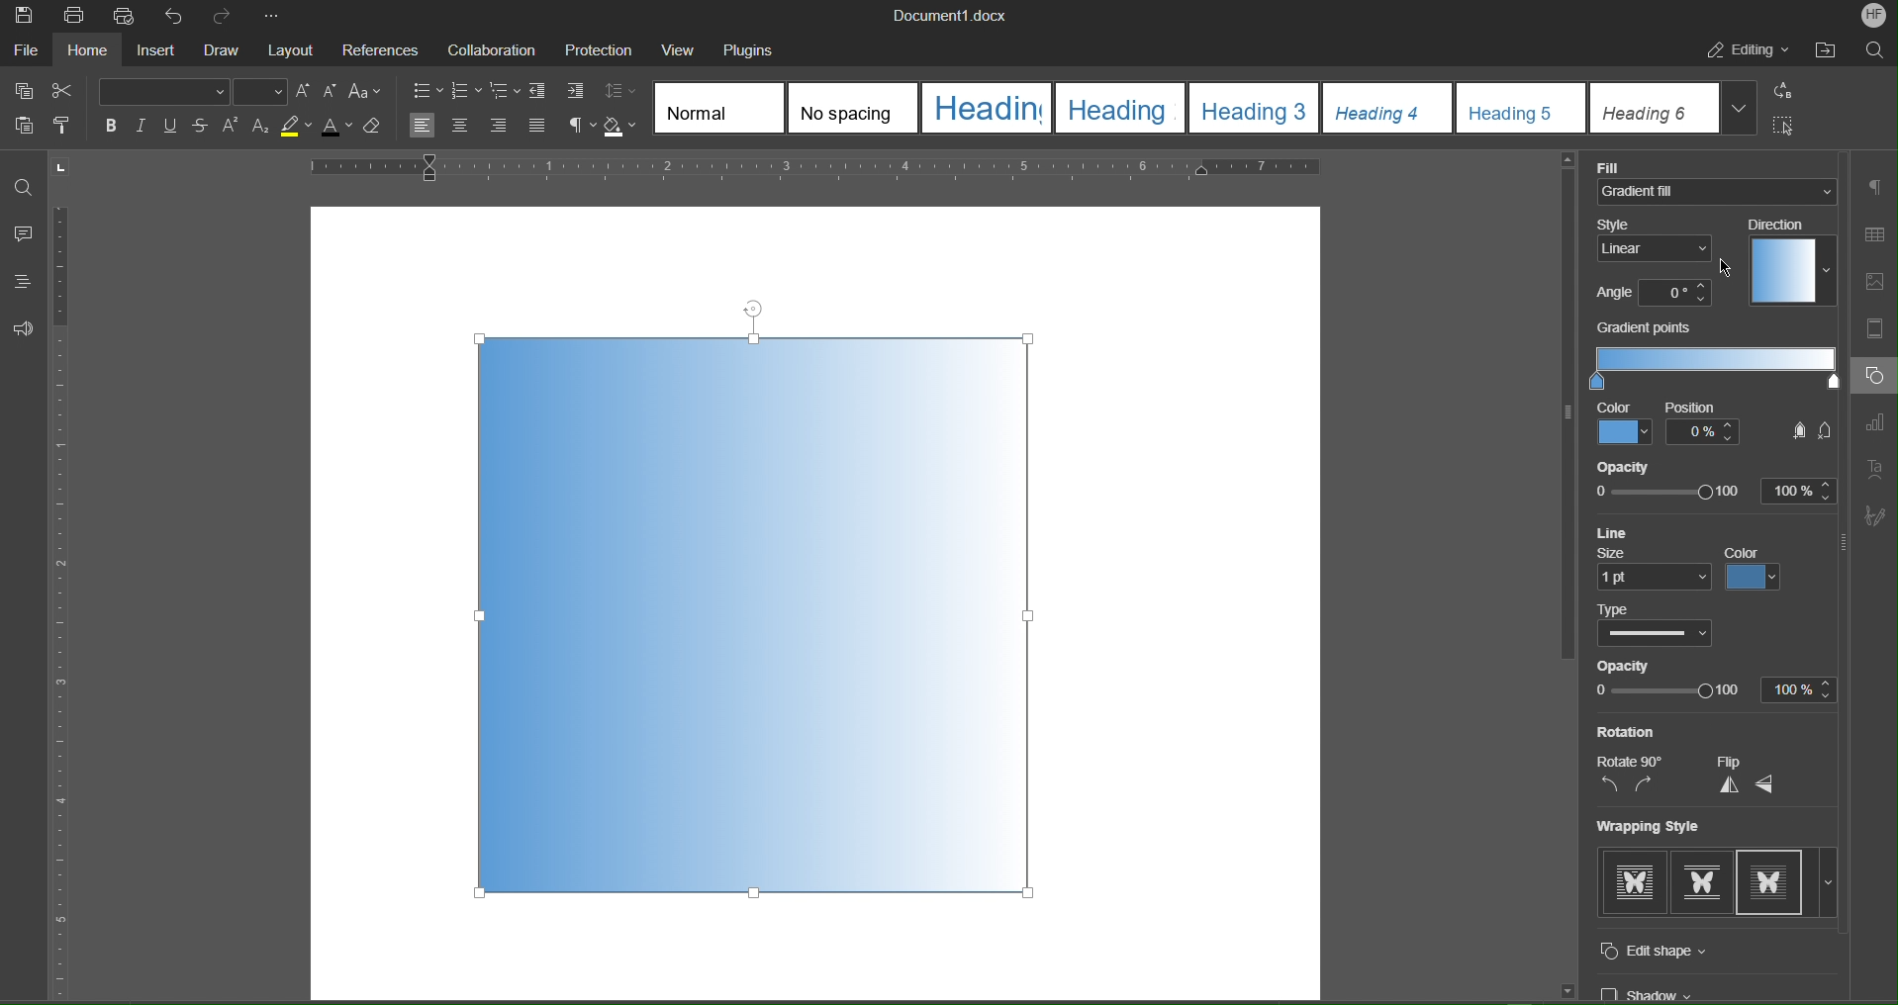 Image resolution: width=1898 pixels, height=1005 pixels. What do you see at coordinates (143, 126) in the screenshot?
I see `Italics` at bounding box center [143, 126].